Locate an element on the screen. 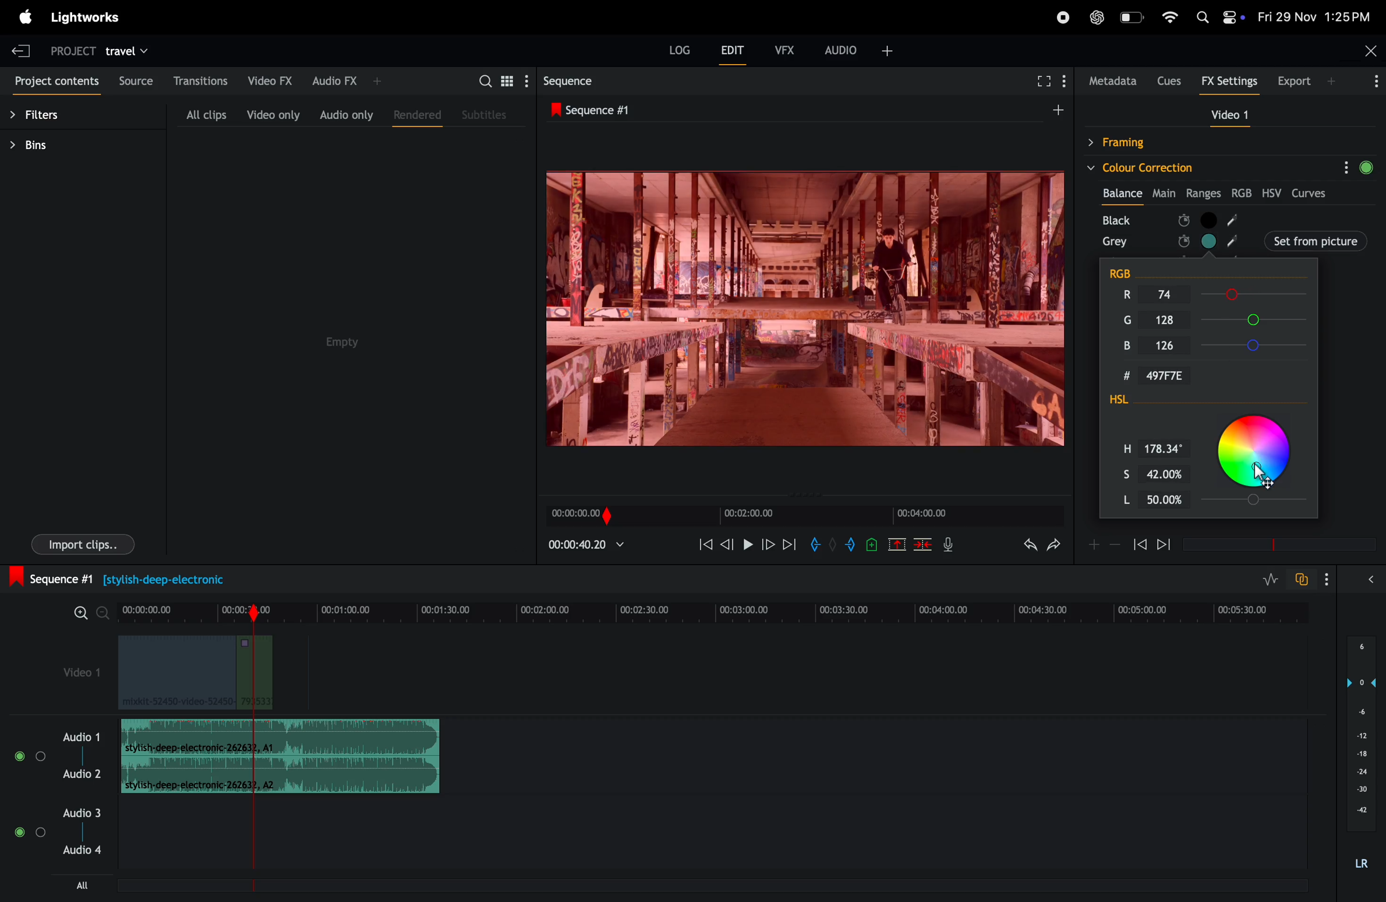  add out mark to current position is located at coordinates (850, 546).